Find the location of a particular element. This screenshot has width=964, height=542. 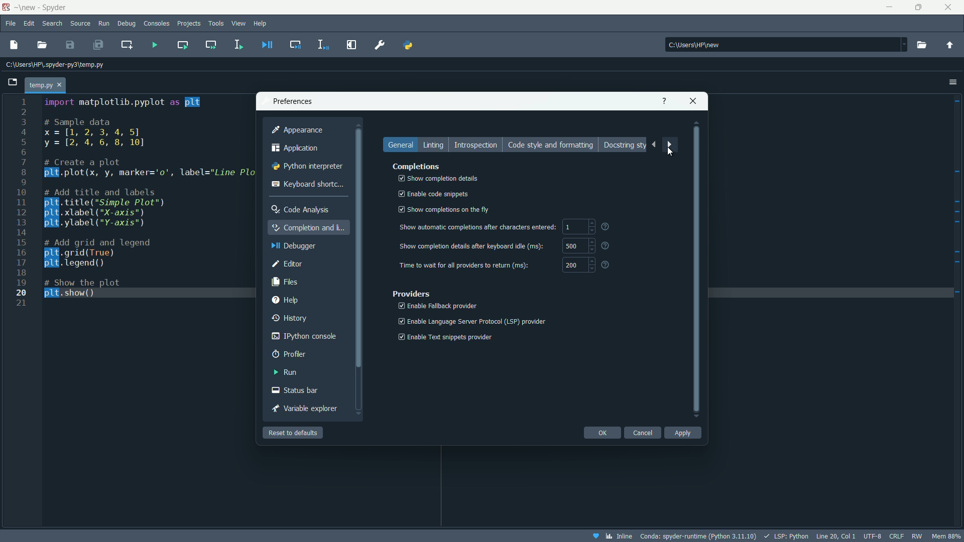

reset to default is located at coordinates (293, 433).